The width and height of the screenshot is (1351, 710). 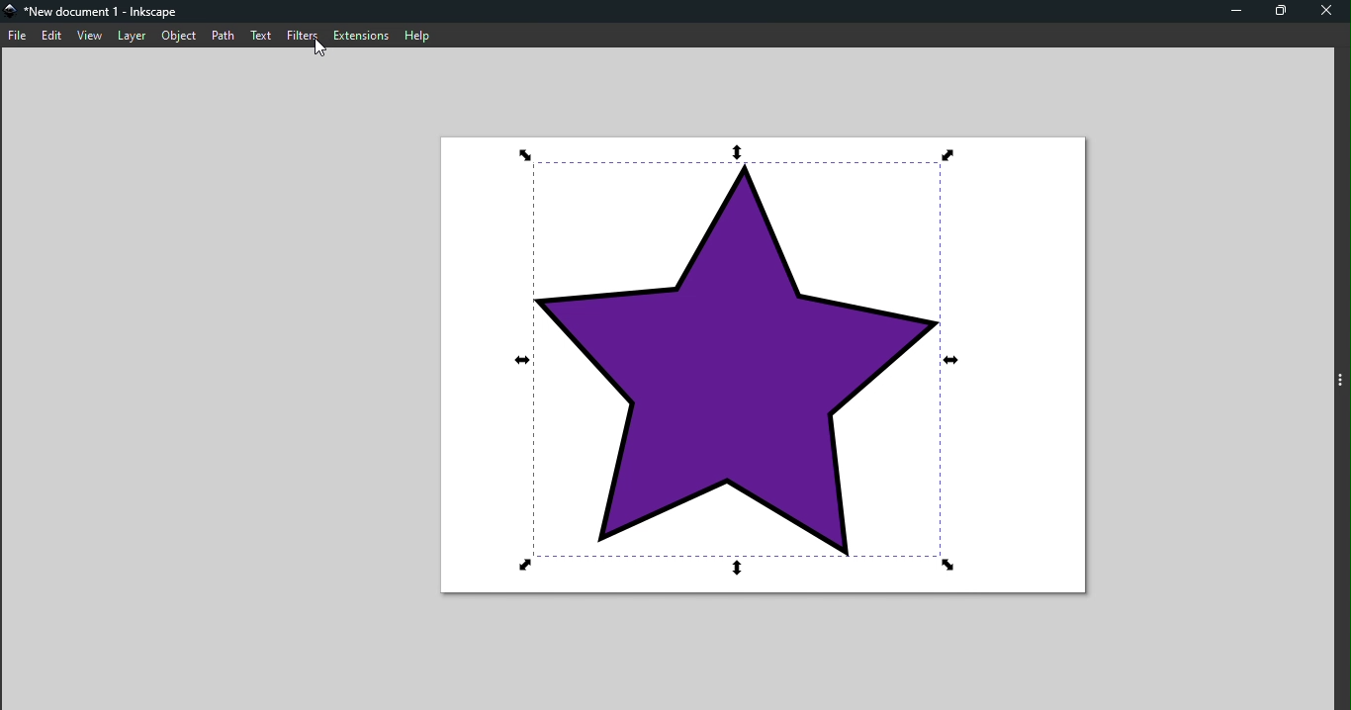 What do you see at coordinates (1343, 382) in the screenshot?
I see `Toggle command panel` at bounding box center [1343, 382].